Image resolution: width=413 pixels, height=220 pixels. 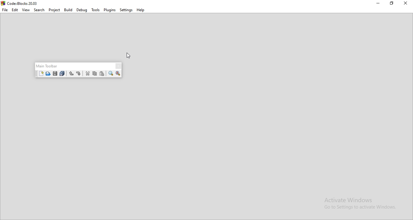 What do you see at coordinates (70, 74) in the screenshot?
I see `undo` at bounding box center [70, 74].